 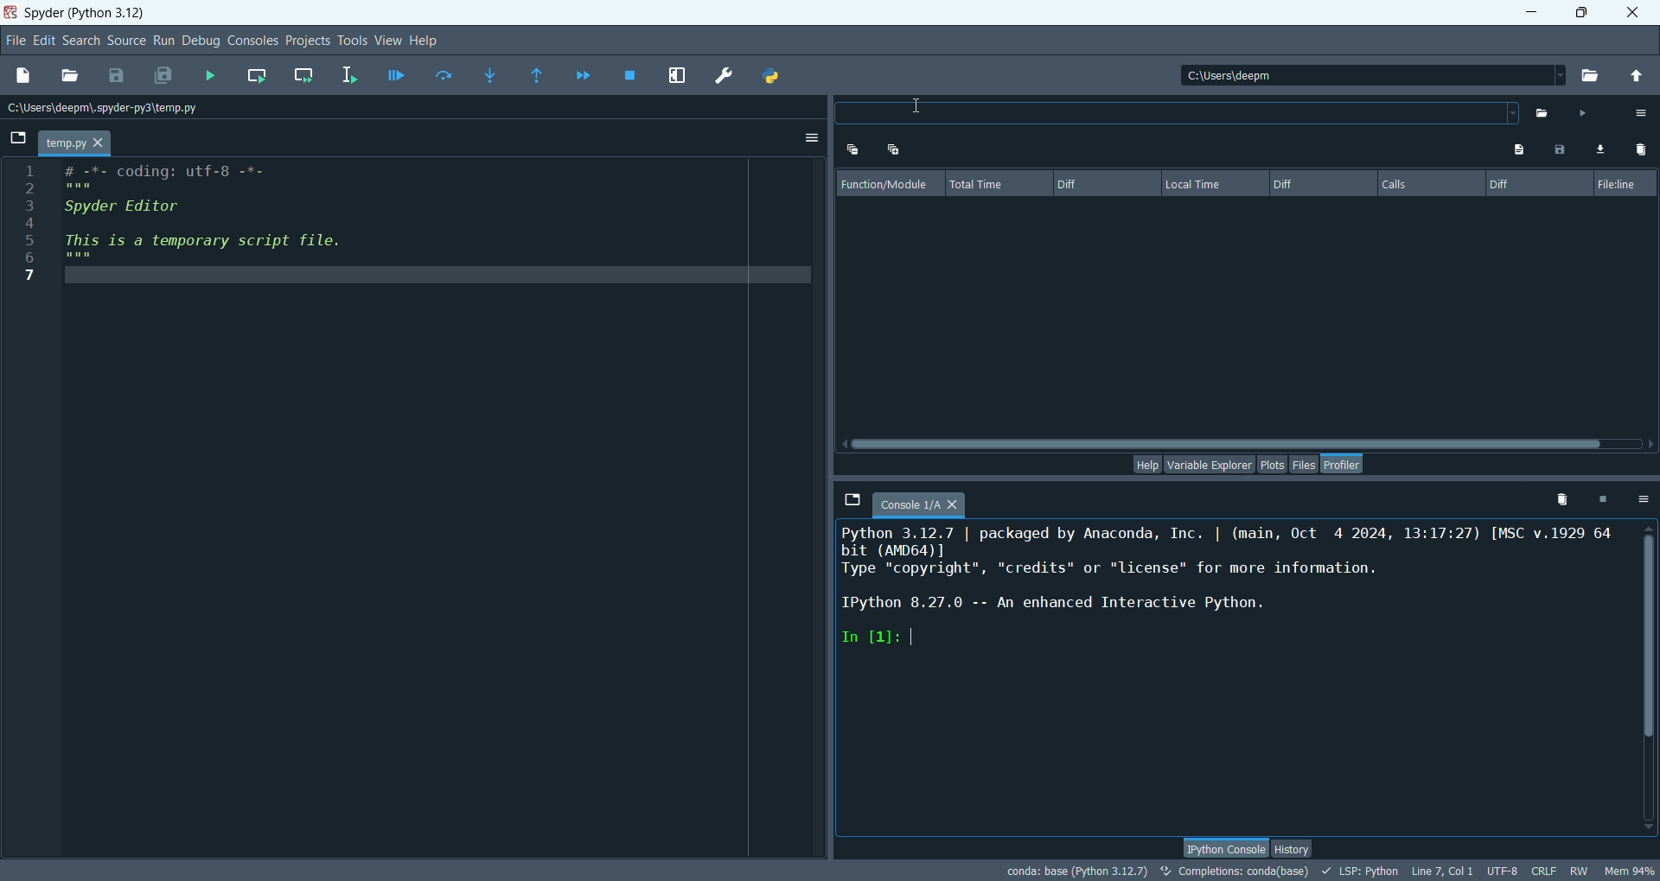 What do you see at coordinates (1433, 183) in the screenshot?
I see `calls` at bounding box center [1433, 183].